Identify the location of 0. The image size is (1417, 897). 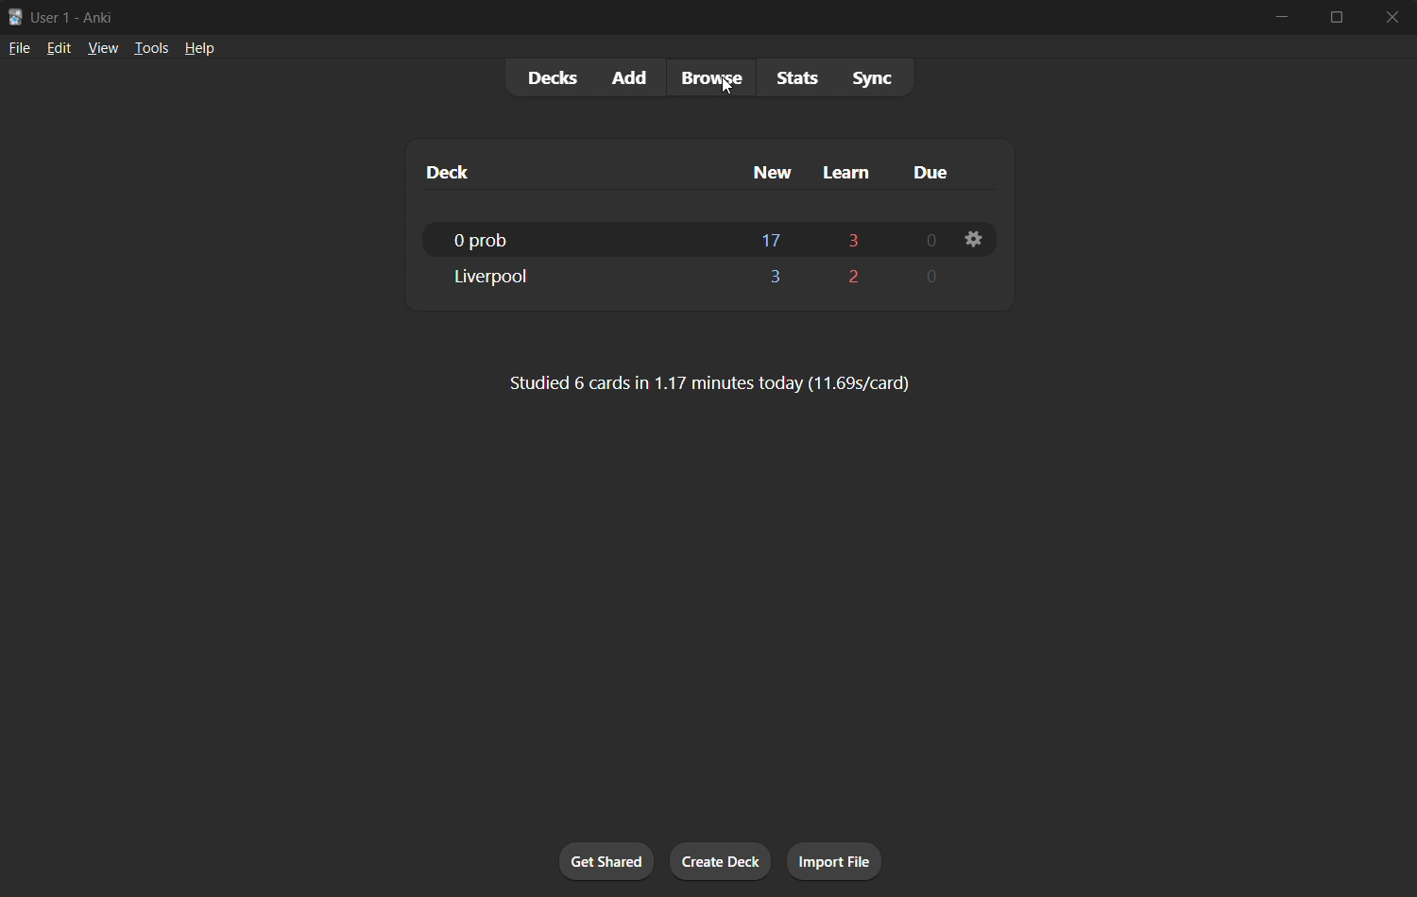
(927, 280).